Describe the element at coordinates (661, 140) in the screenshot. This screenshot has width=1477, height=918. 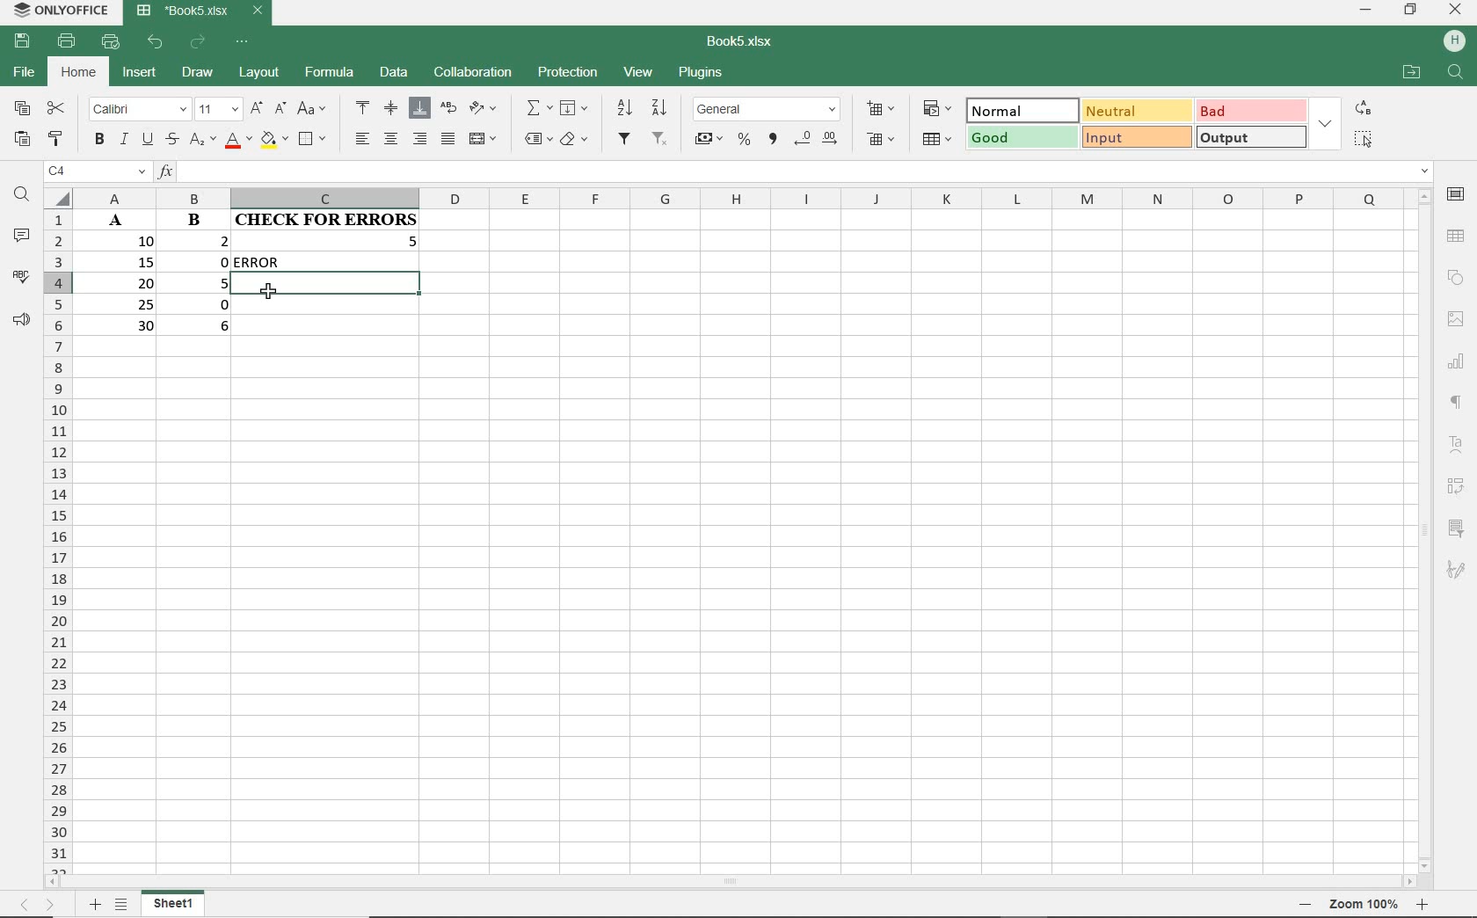
I see `REMOVE FILTERS` at that location.